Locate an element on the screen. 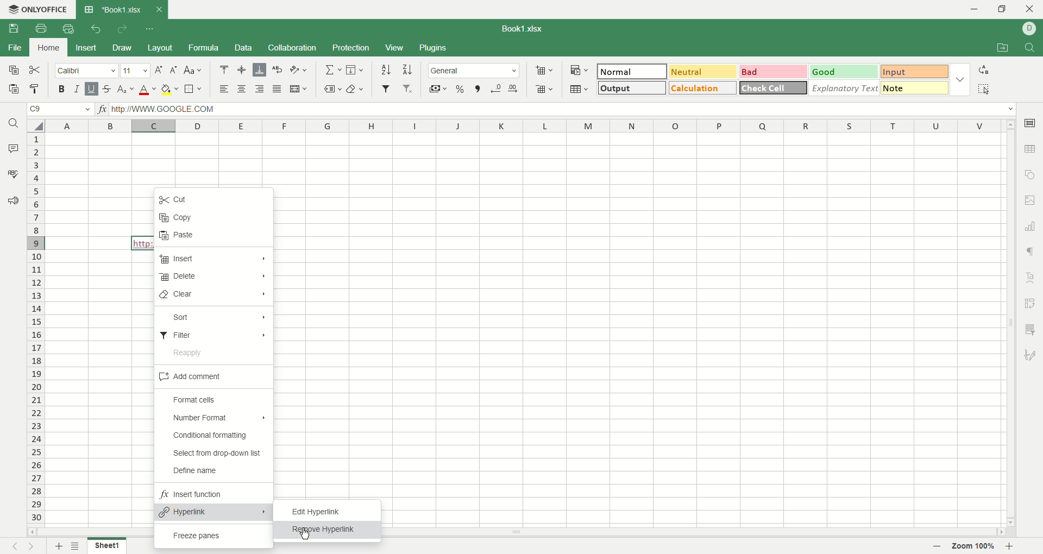 The height and width of the screenshot is (554, 1043). change case is located at coordinates (193, 71).